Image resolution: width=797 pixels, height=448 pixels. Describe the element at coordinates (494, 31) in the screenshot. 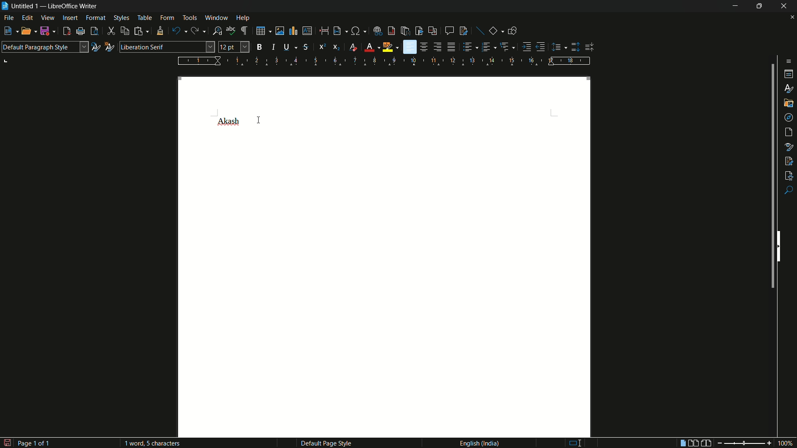

I see `basic shapes` at that location.